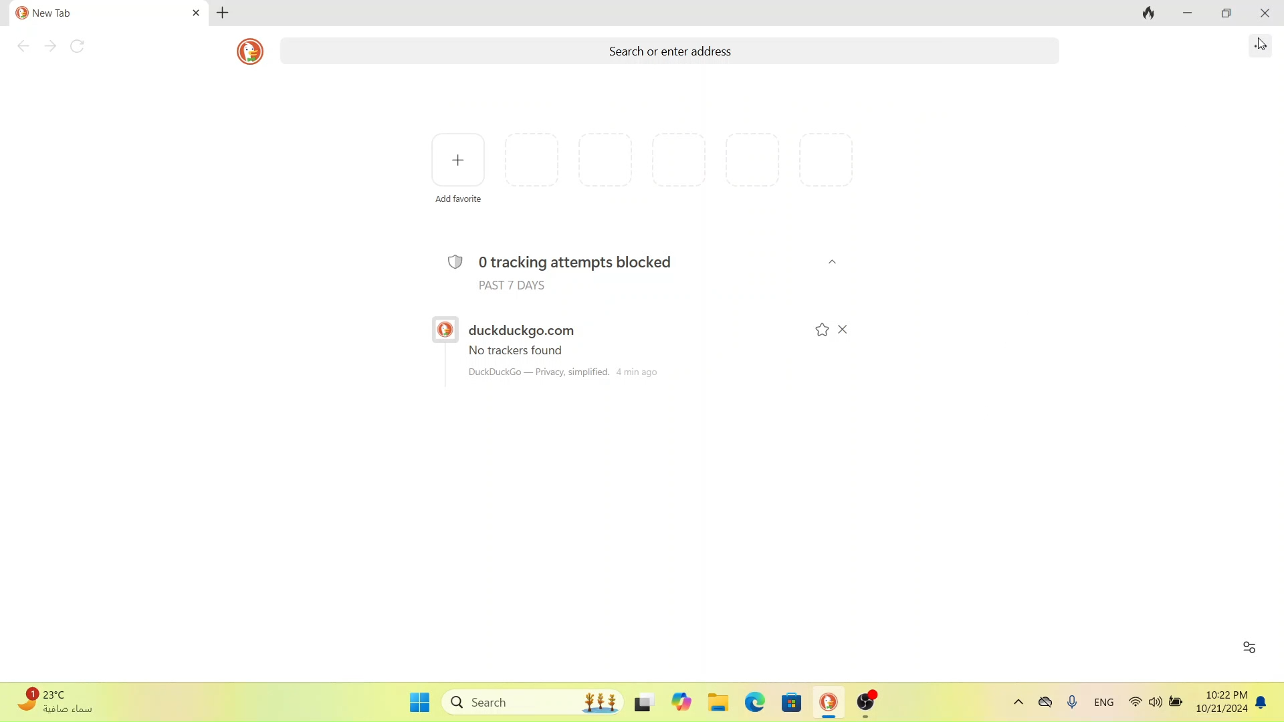 Image resolution: width=1284 pixels, height=722 pixels. Describe the element at coordinates (1018, 705) in the screenshot. I see `show hidden icons` at that location.